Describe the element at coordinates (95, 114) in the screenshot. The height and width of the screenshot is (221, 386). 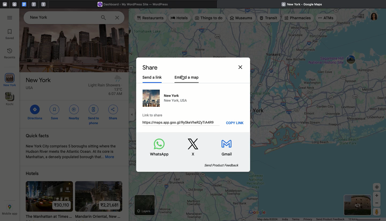
I see `Send to phone` at that location.